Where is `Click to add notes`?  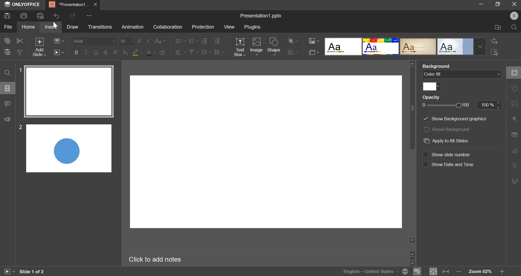 Click to add notes is located at coordinates (156, 259).